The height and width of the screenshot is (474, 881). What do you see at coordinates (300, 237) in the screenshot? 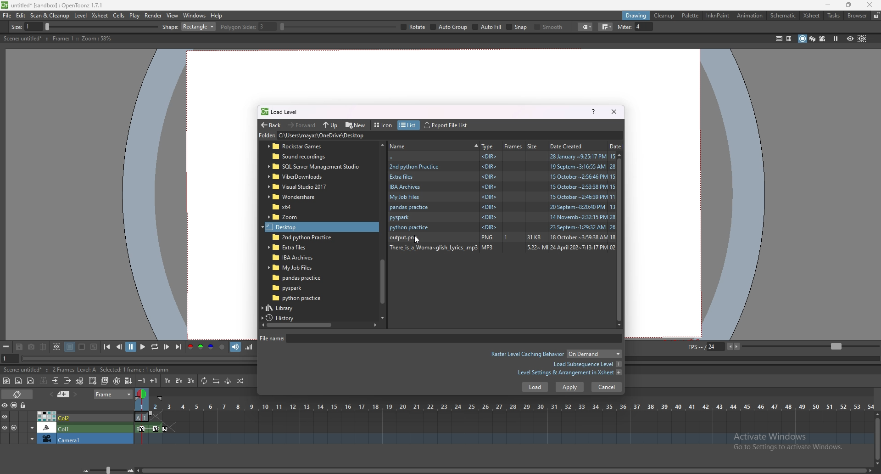
I see `folder` at bounding box center [300, 237].